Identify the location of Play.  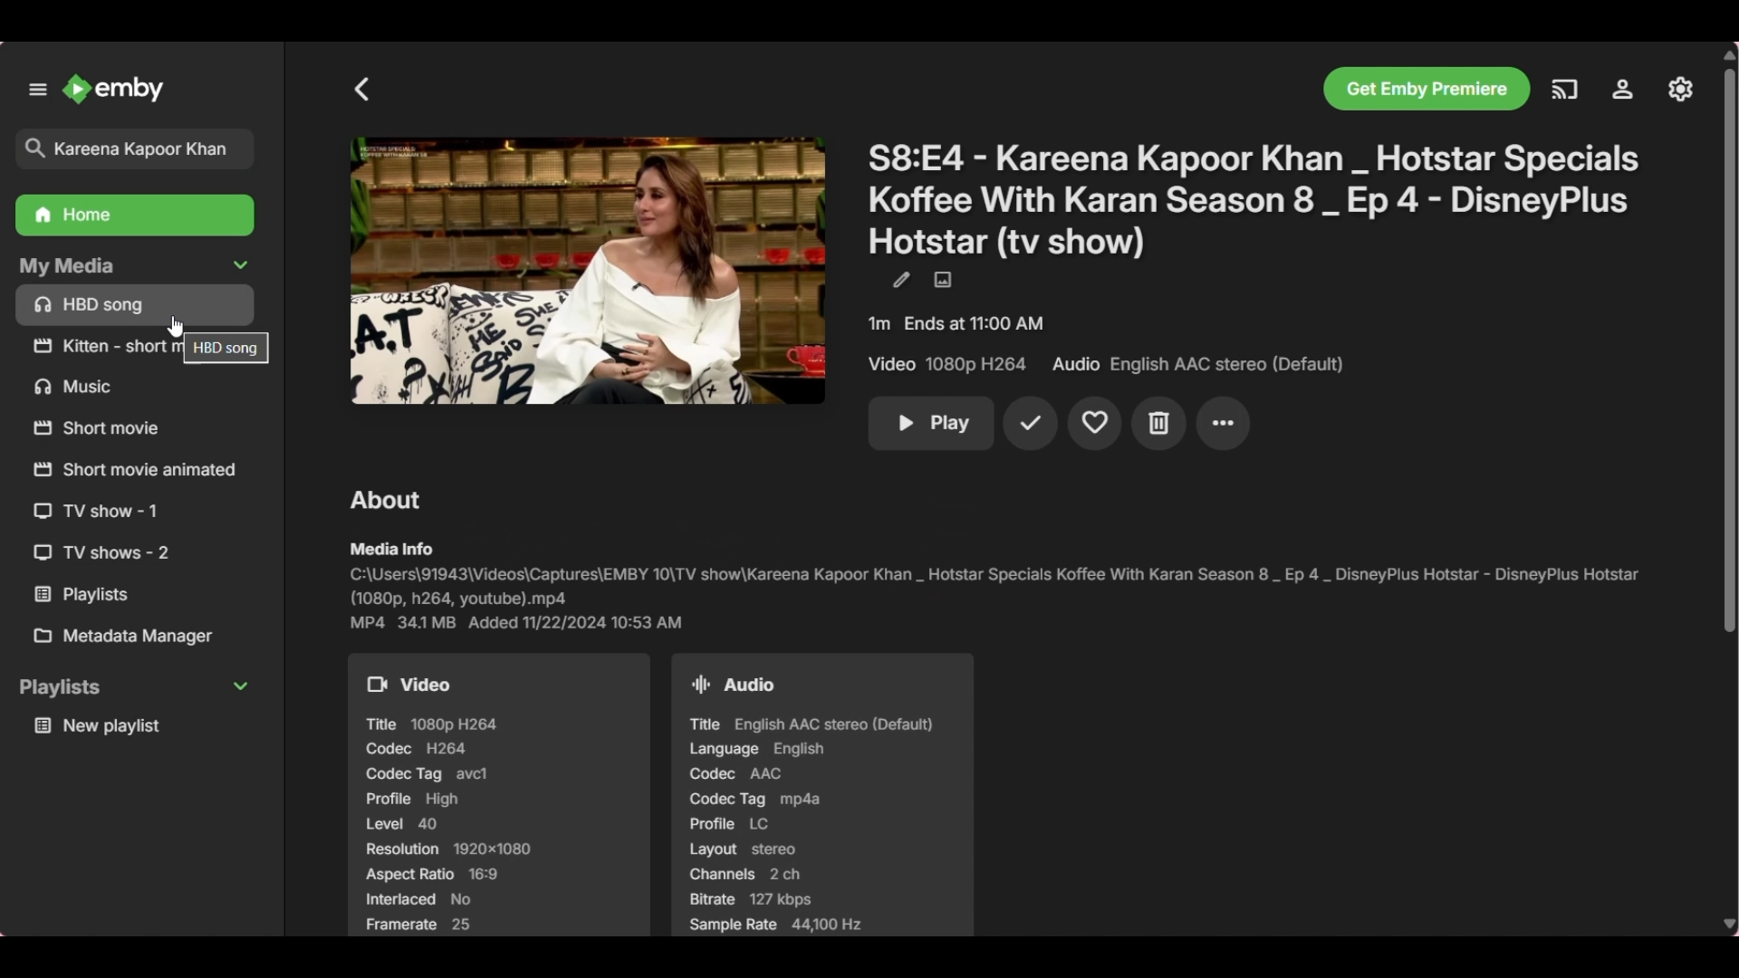
(930, 424).